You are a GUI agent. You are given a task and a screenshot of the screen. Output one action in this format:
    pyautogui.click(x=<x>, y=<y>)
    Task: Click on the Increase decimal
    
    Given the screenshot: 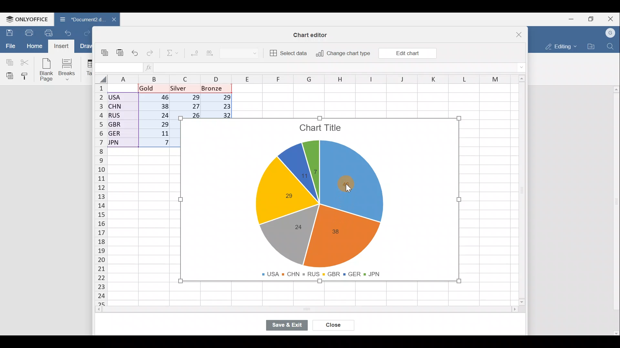 What is the action you would take?
    pyautogui.click(x=211, y=52)
    